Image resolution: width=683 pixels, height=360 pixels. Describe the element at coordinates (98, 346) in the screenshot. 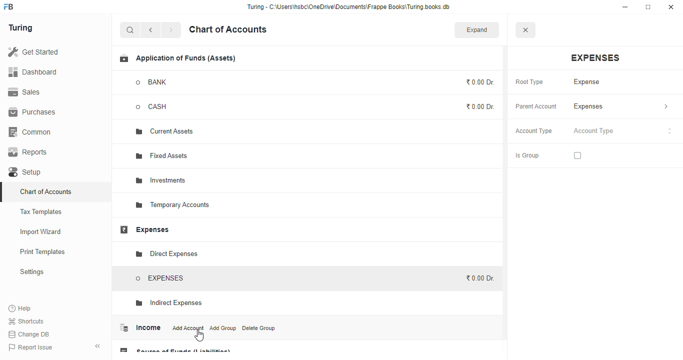

I see `toggle sidebar` at that location.